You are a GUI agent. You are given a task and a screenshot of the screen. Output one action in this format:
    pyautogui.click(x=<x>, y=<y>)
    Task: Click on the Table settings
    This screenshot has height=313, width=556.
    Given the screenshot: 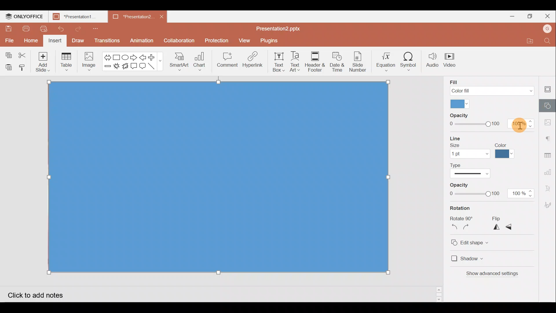 What is the action you would take?
    pyautogui.click(x=549, y=152)
    